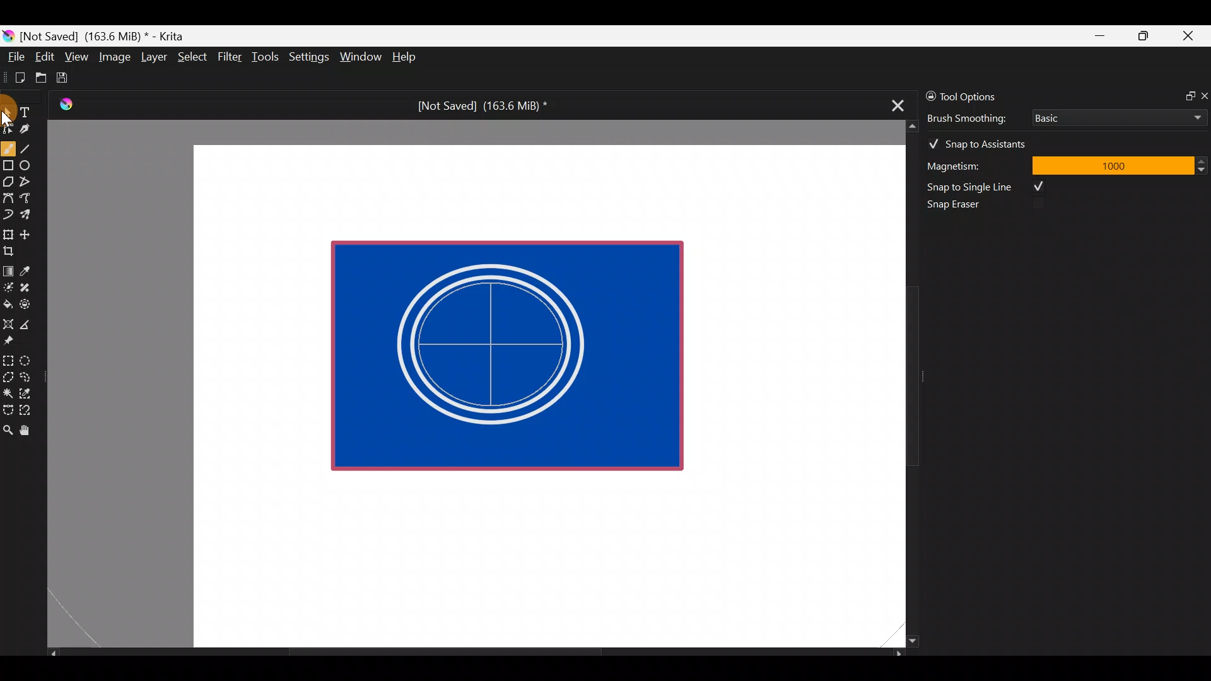 This screenshot has width=1211, height=681. Describe the element at coordinates (29, 320) in the screenshot. I see `Measure the distance between two points` at that location.